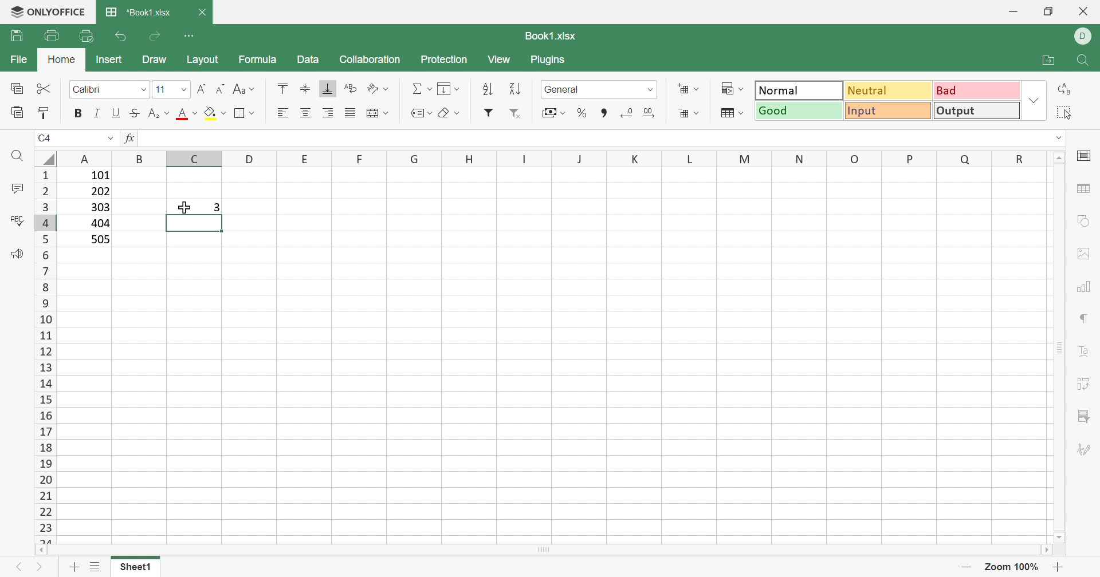  I want to click on Scroll Bar settings, so click(1060, 346).